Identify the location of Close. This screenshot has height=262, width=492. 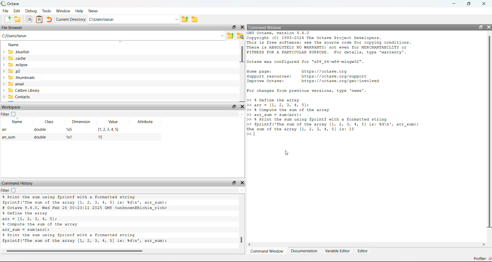
(242, 107).